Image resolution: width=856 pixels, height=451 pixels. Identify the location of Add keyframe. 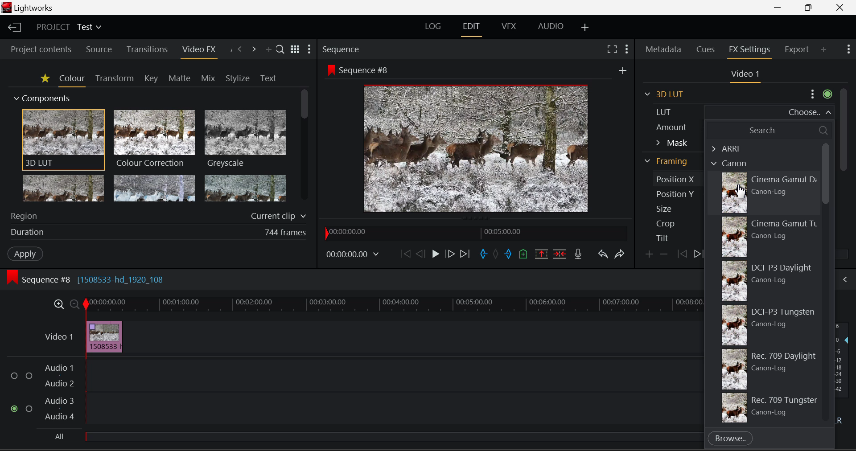
(648, 255).